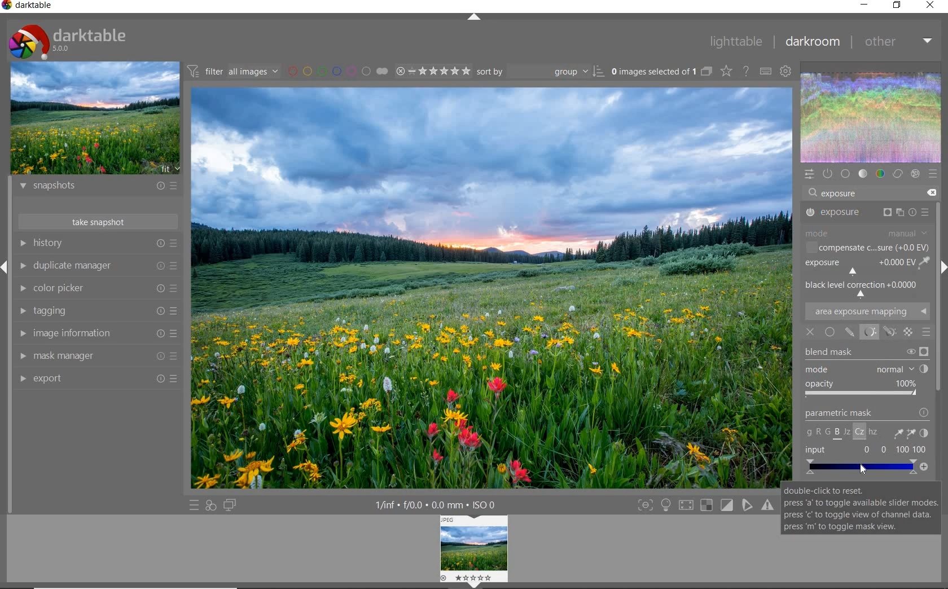 The image size is (948, 589). I want to click on BLACK LEVL CORRECTION, so click(866, 289).